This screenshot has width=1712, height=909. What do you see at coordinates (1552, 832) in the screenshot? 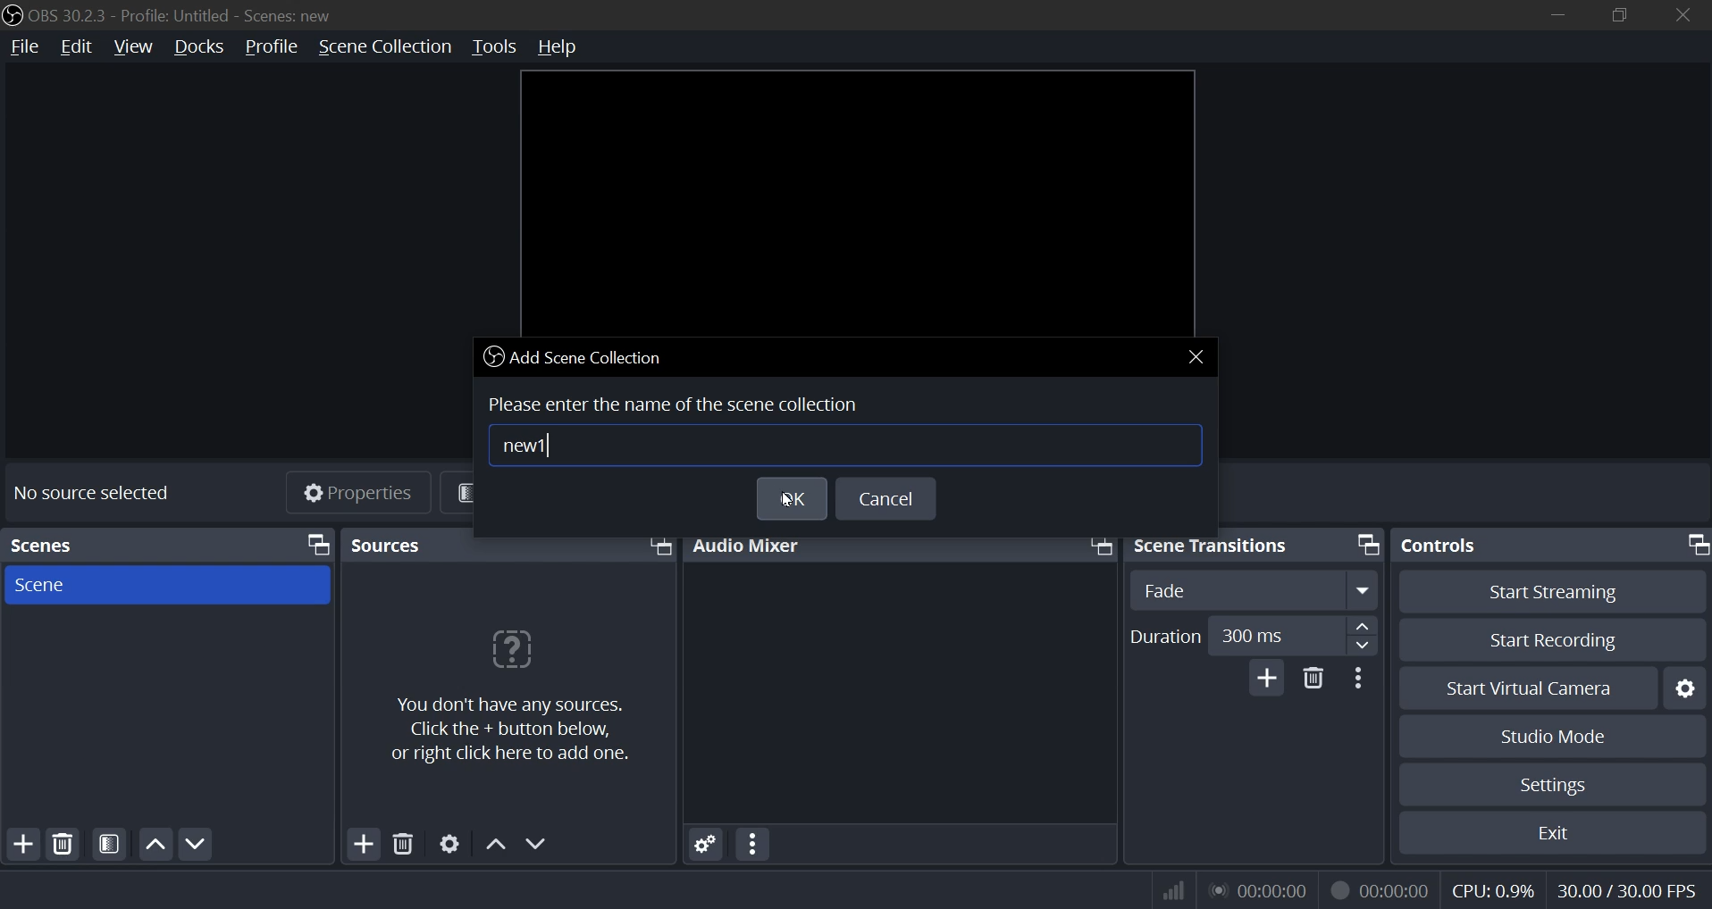
I see `exit` at bounding box center [1552, 832].